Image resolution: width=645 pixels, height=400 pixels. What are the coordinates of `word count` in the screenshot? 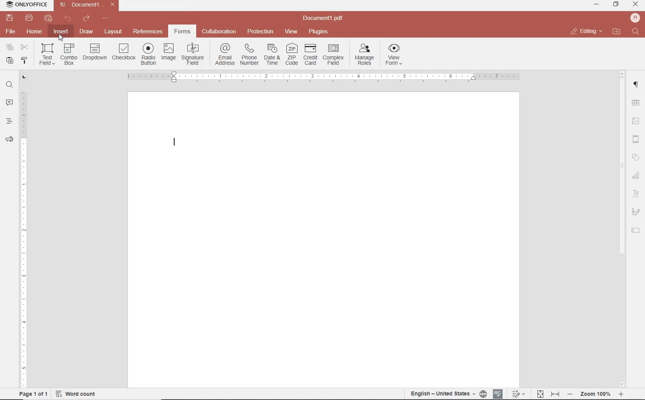 It's located at (78, 394).